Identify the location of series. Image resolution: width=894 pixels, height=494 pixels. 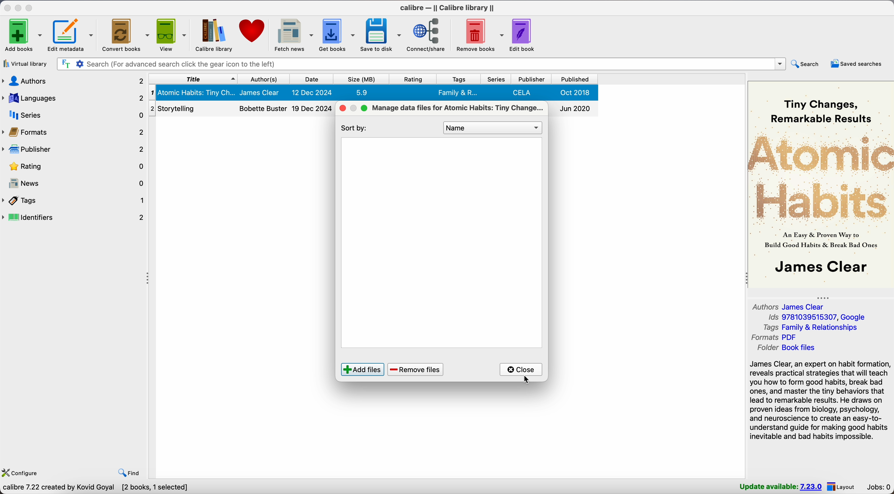
(495, 79).